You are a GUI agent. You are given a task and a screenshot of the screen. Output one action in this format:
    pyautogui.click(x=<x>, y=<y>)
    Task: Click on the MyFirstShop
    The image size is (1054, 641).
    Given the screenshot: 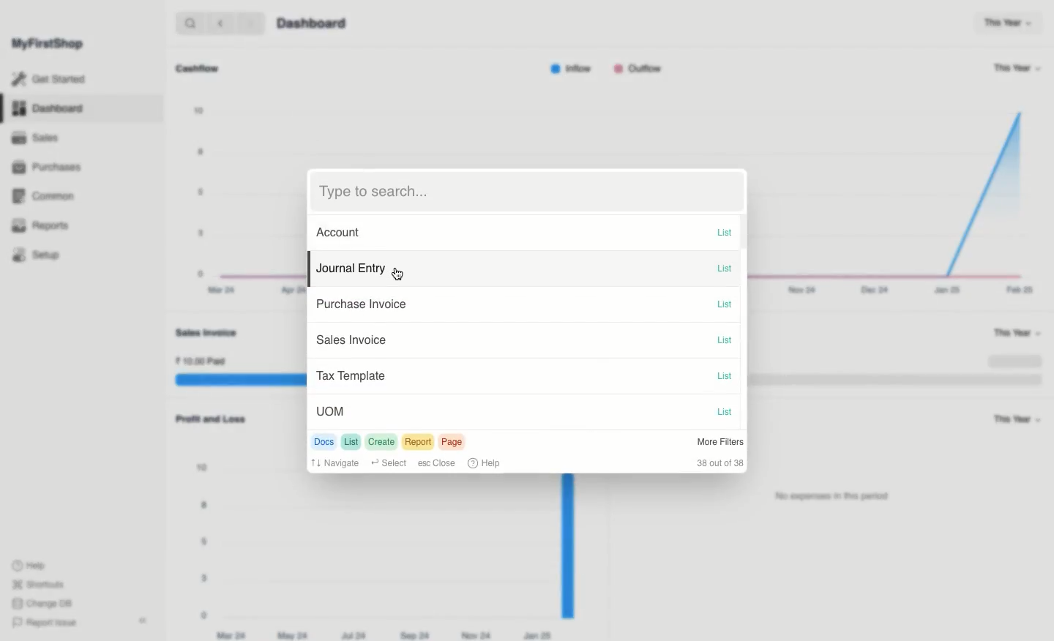 What is the action you would take?
    pyautogui.click(x=46, y=45)
    